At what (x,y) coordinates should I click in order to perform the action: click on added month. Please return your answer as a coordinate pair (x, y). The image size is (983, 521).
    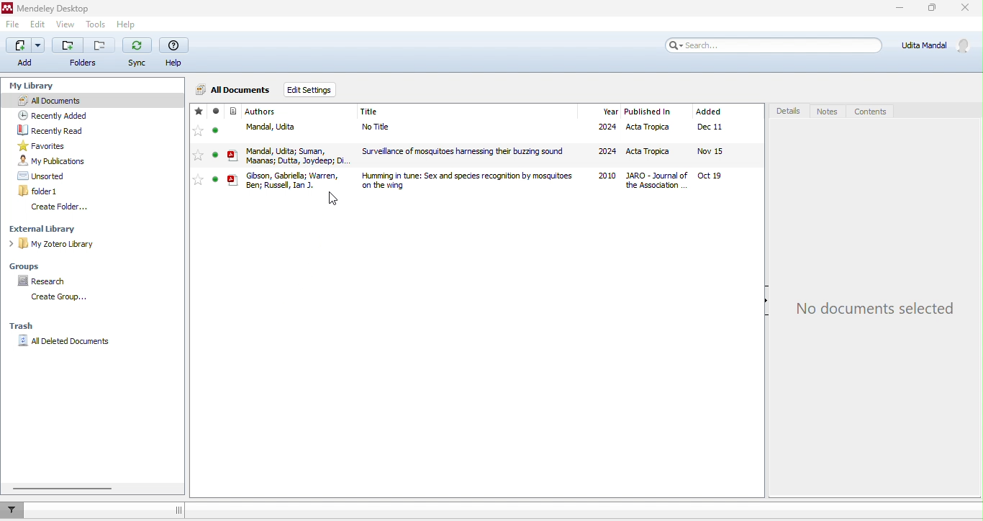
    Looking at the image, I should click on (708, 112).